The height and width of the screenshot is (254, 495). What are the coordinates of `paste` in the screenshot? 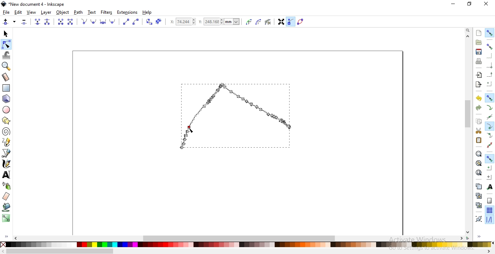 It's located at (478, 140).